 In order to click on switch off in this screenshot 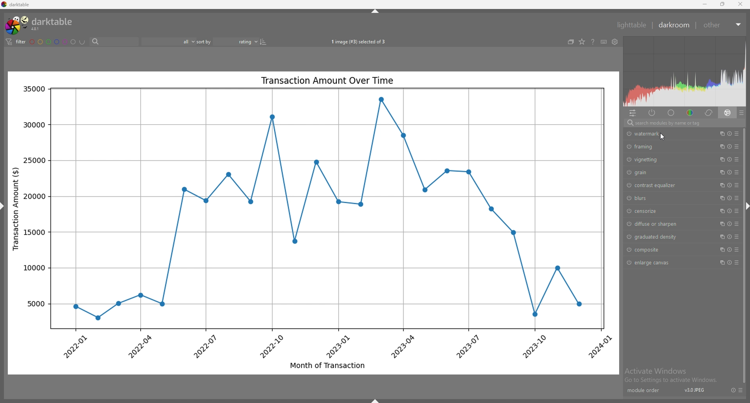, I will do `click(629, 159)`.